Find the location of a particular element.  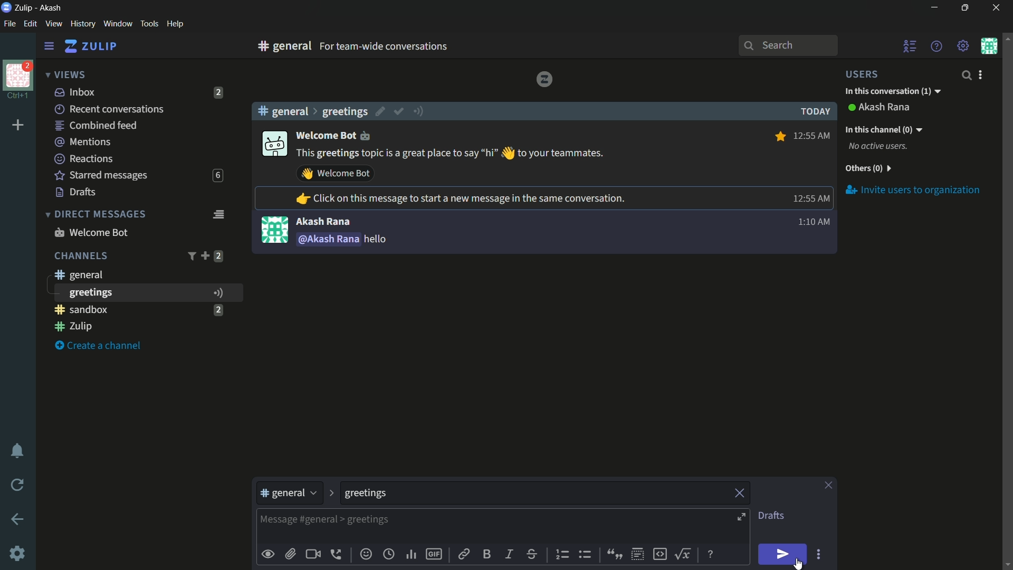

2 unread messages is located at coordinates (219, 92).